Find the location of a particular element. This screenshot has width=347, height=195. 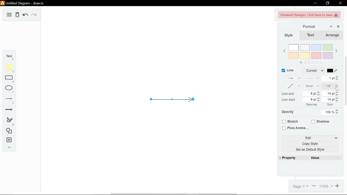

Decrease line start size is located at coordinates (338, 101).